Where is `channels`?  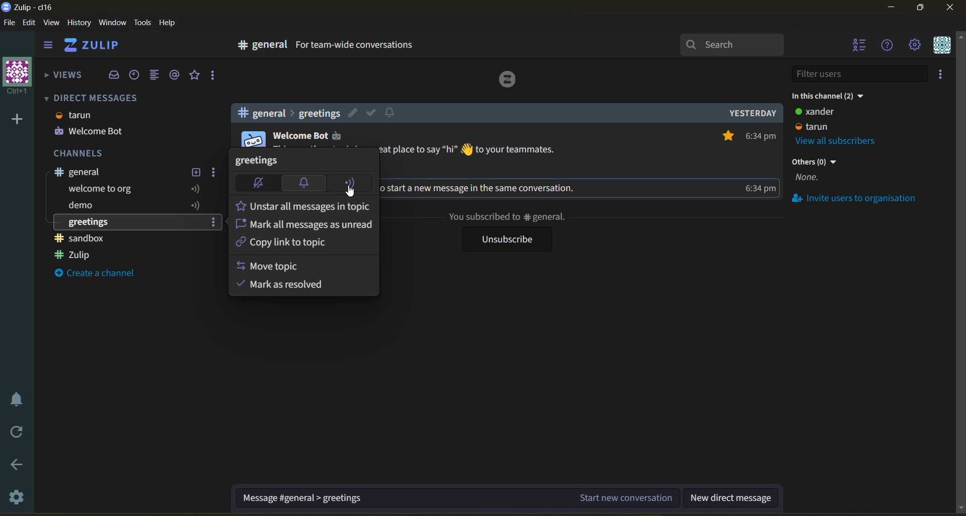 channels is located at coordinates (87, 153).